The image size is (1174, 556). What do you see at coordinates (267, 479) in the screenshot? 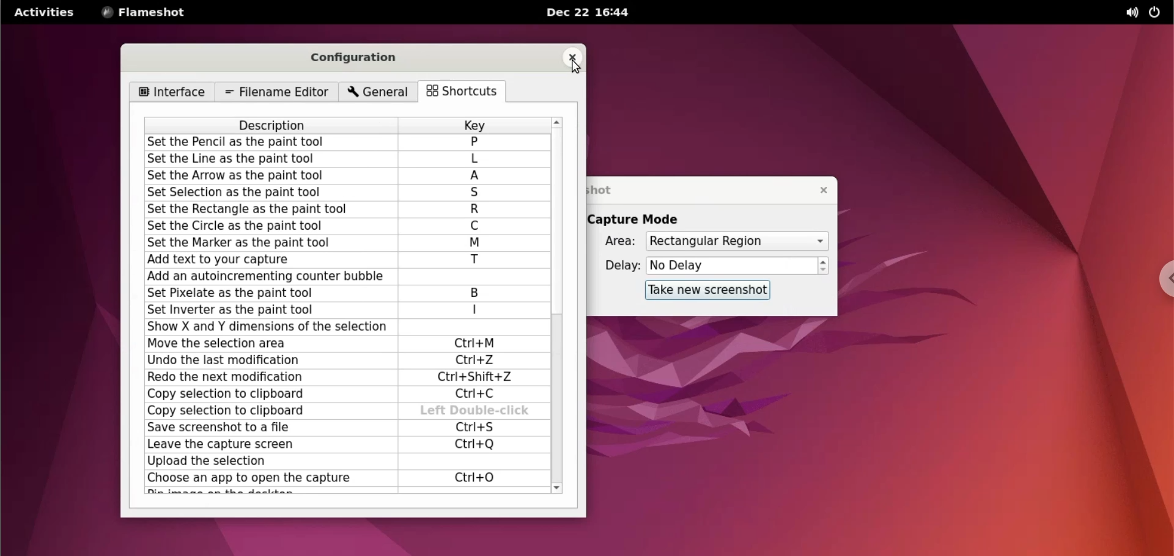
I see `choose an app to open the capture` at bounding box center [267, 479].